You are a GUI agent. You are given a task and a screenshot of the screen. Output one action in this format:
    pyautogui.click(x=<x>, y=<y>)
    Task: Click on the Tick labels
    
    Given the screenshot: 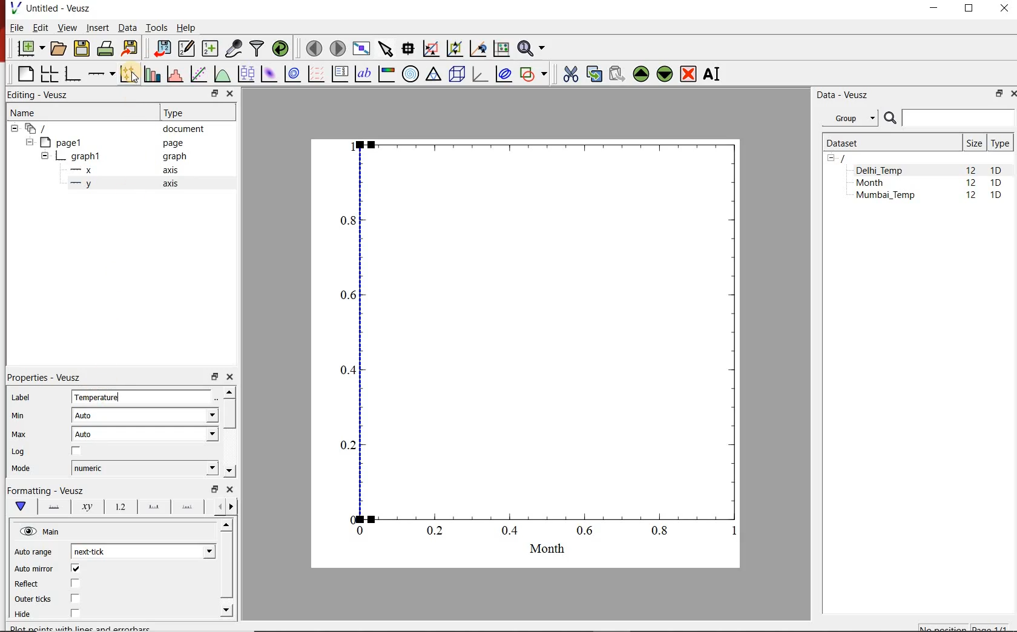 What is the action you would take?
    pyautogui.click(x=119, y=505)
    